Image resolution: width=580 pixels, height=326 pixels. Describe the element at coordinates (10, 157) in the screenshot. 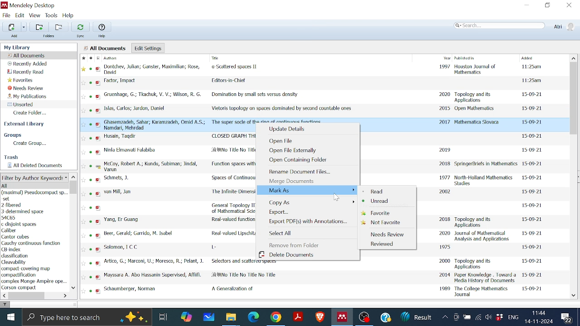

I see `Trash` at that location.